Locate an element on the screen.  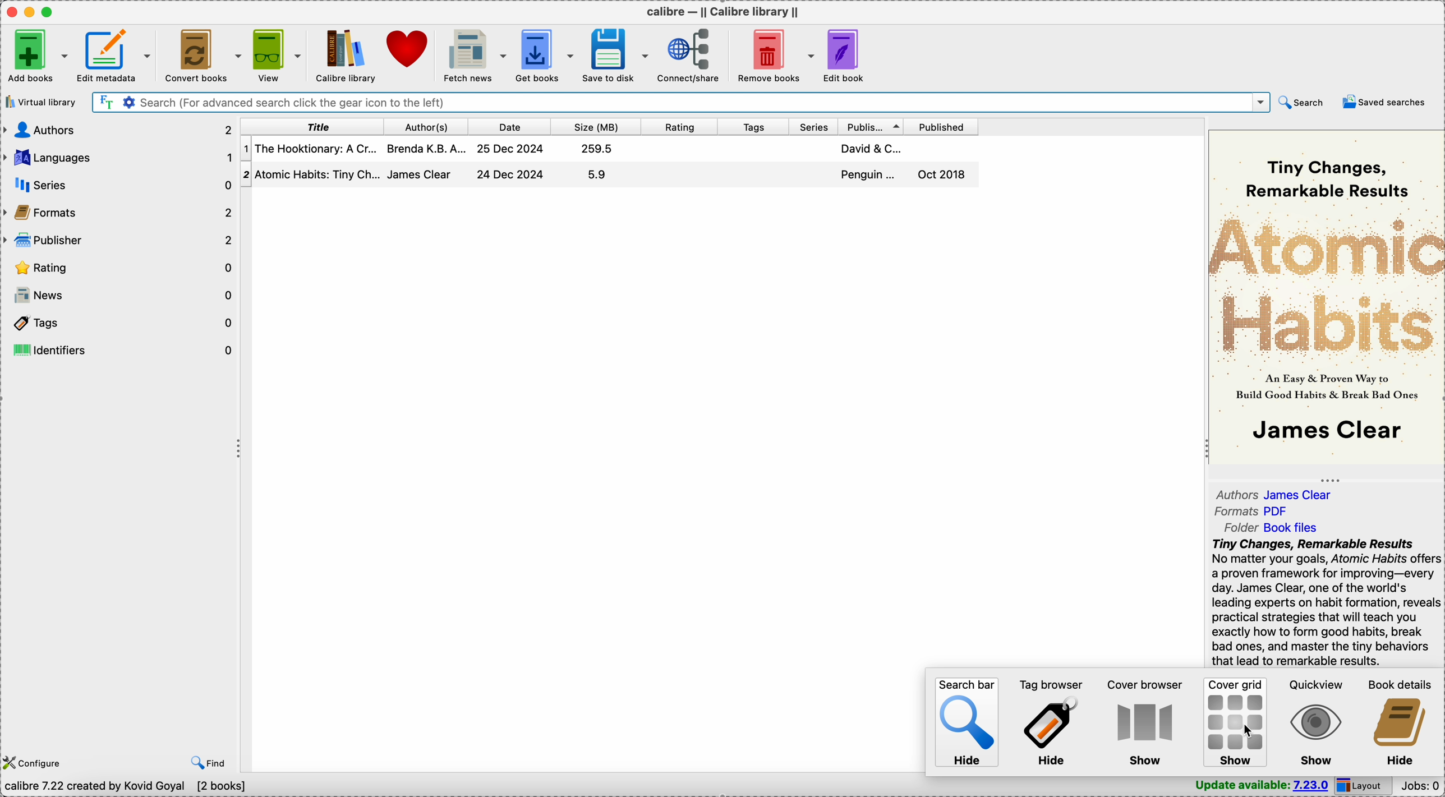
remove books is located at coordinates (774, 53).